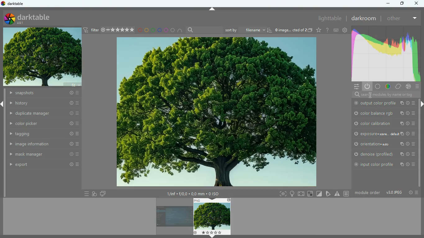  I want to click on image details, so click(193, 192).